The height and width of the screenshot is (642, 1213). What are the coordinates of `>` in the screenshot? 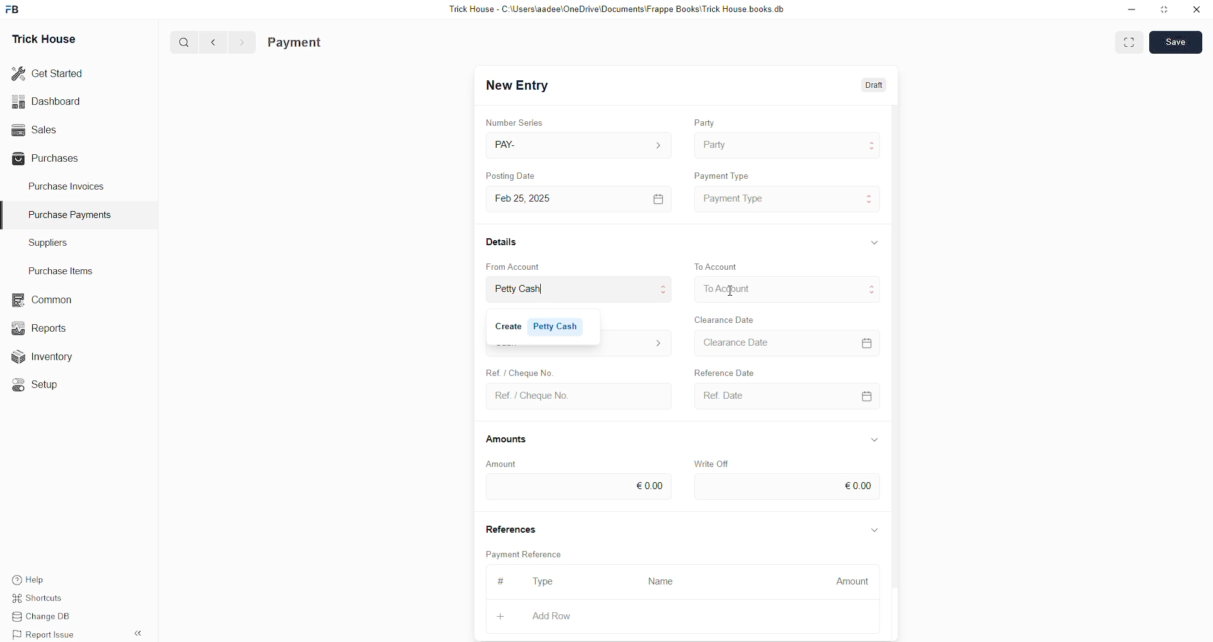 It's located at (241, 42).